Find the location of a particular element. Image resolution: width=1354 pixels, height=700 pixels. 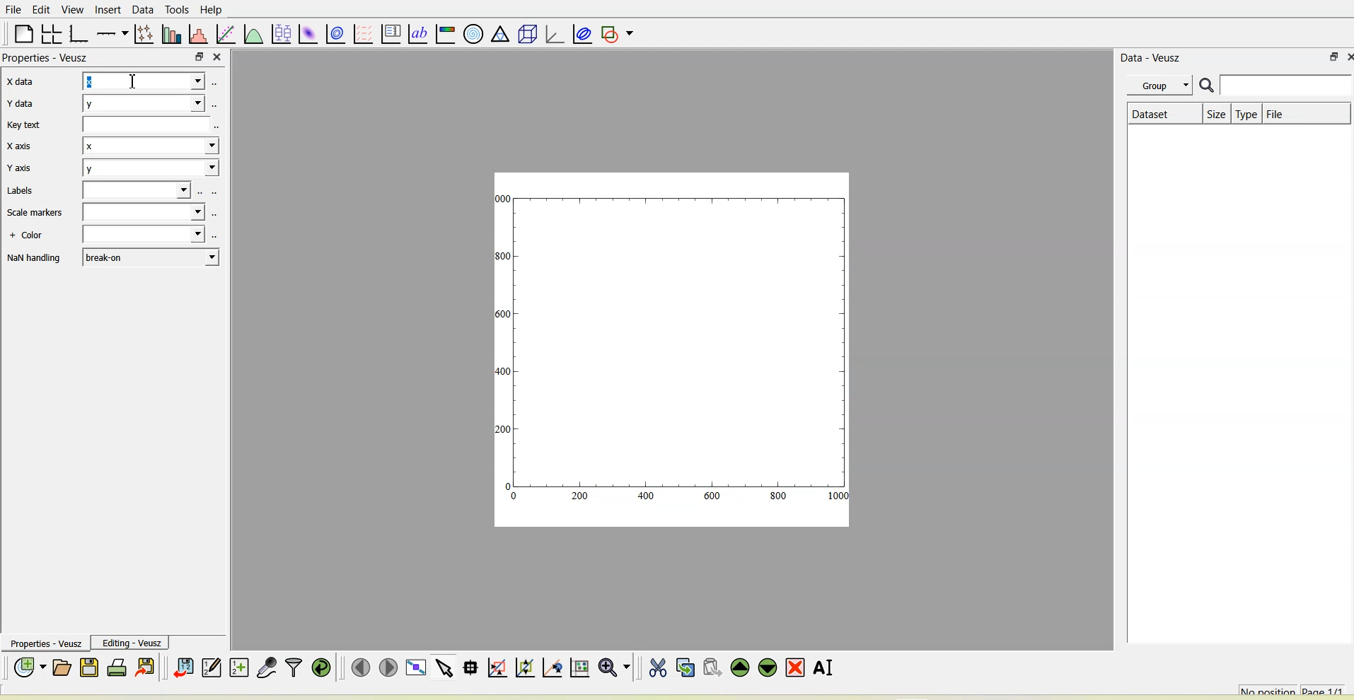

300 is located at coordinates (504, 255).